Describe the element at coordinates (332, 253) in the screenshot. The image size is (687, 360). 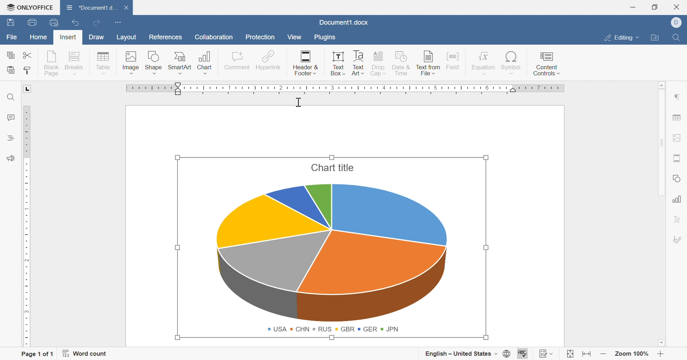
I see `3D Pie chart` at that location.